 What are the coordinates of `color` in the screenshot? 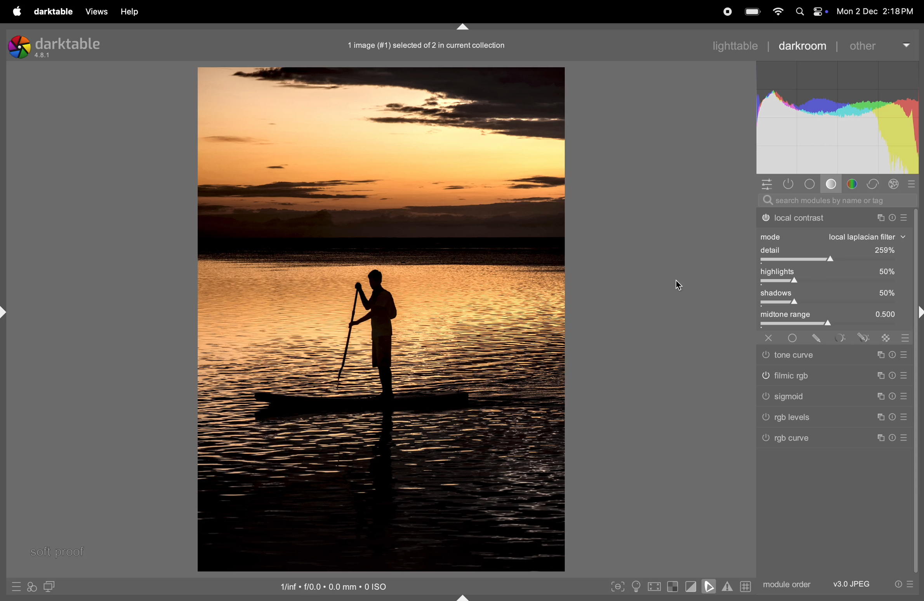 It's located at (855, 184).